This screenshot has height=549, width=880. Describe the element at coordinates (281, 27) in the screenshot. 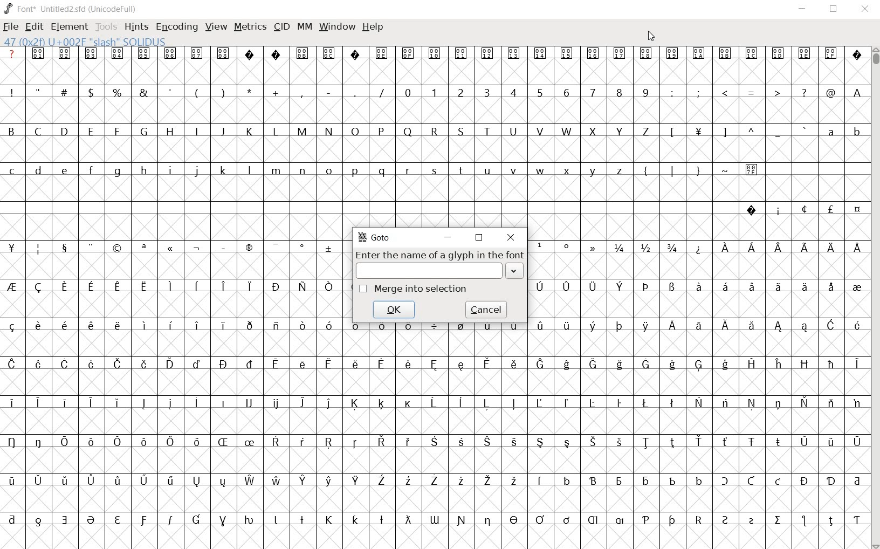

I see `CID` at that location.